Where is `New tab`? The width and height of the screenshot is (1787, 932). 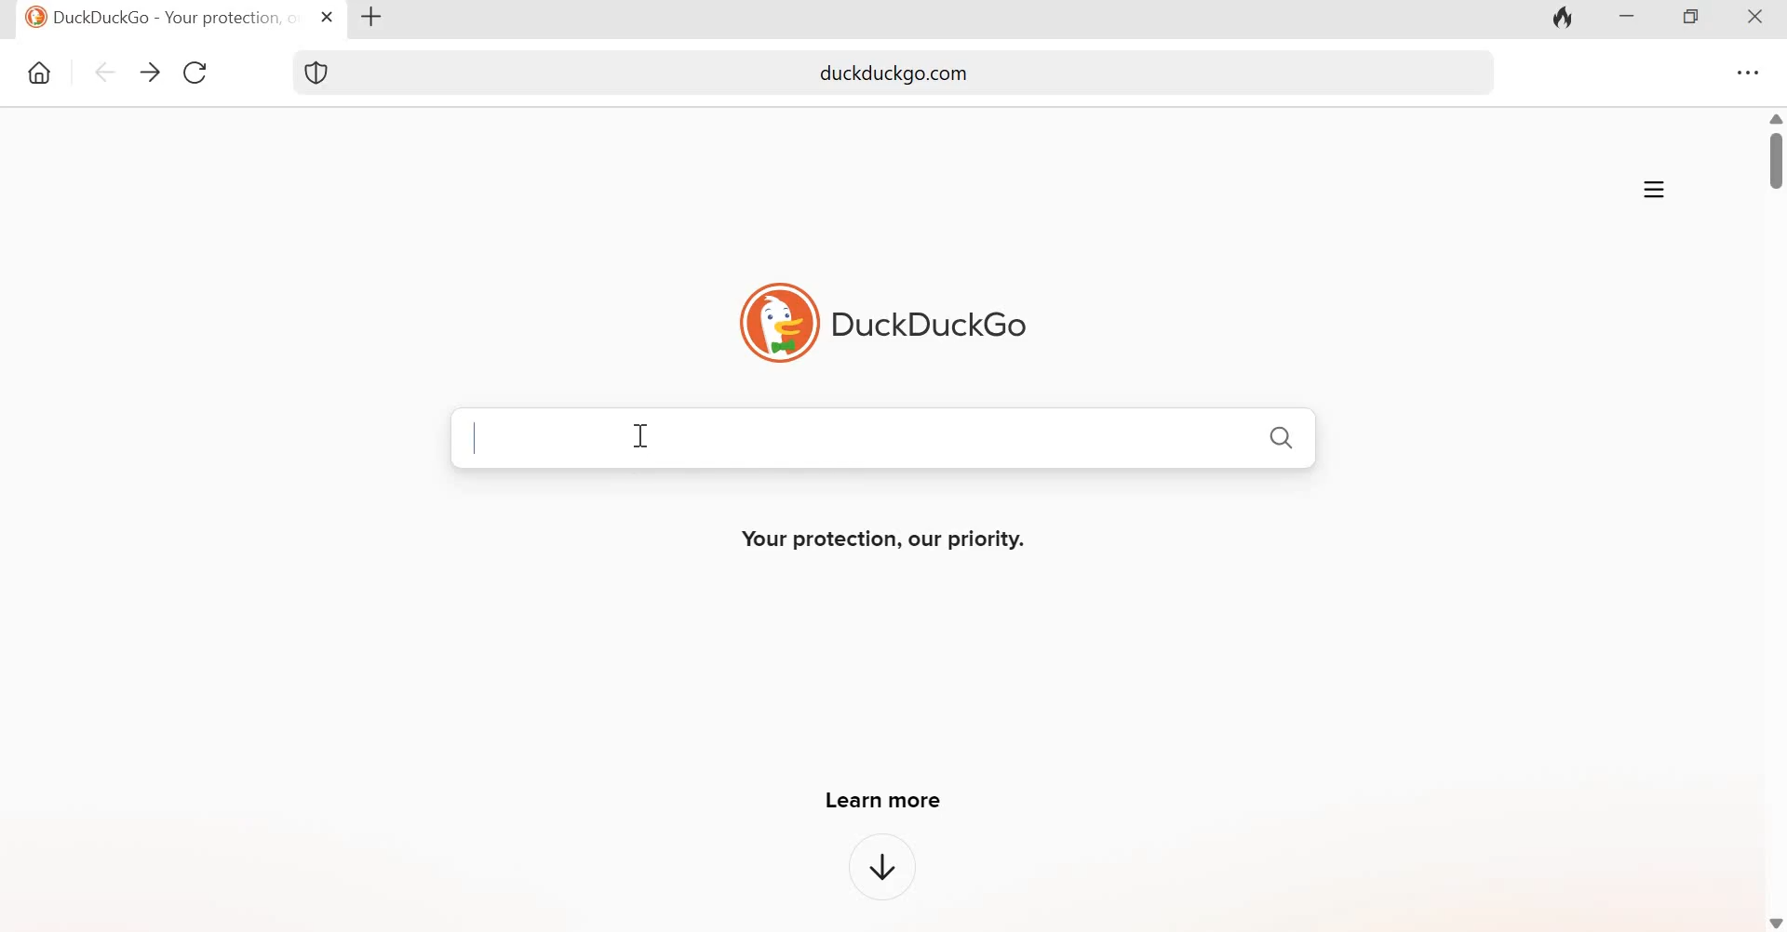
New tab is located at coordinates (379, 17).